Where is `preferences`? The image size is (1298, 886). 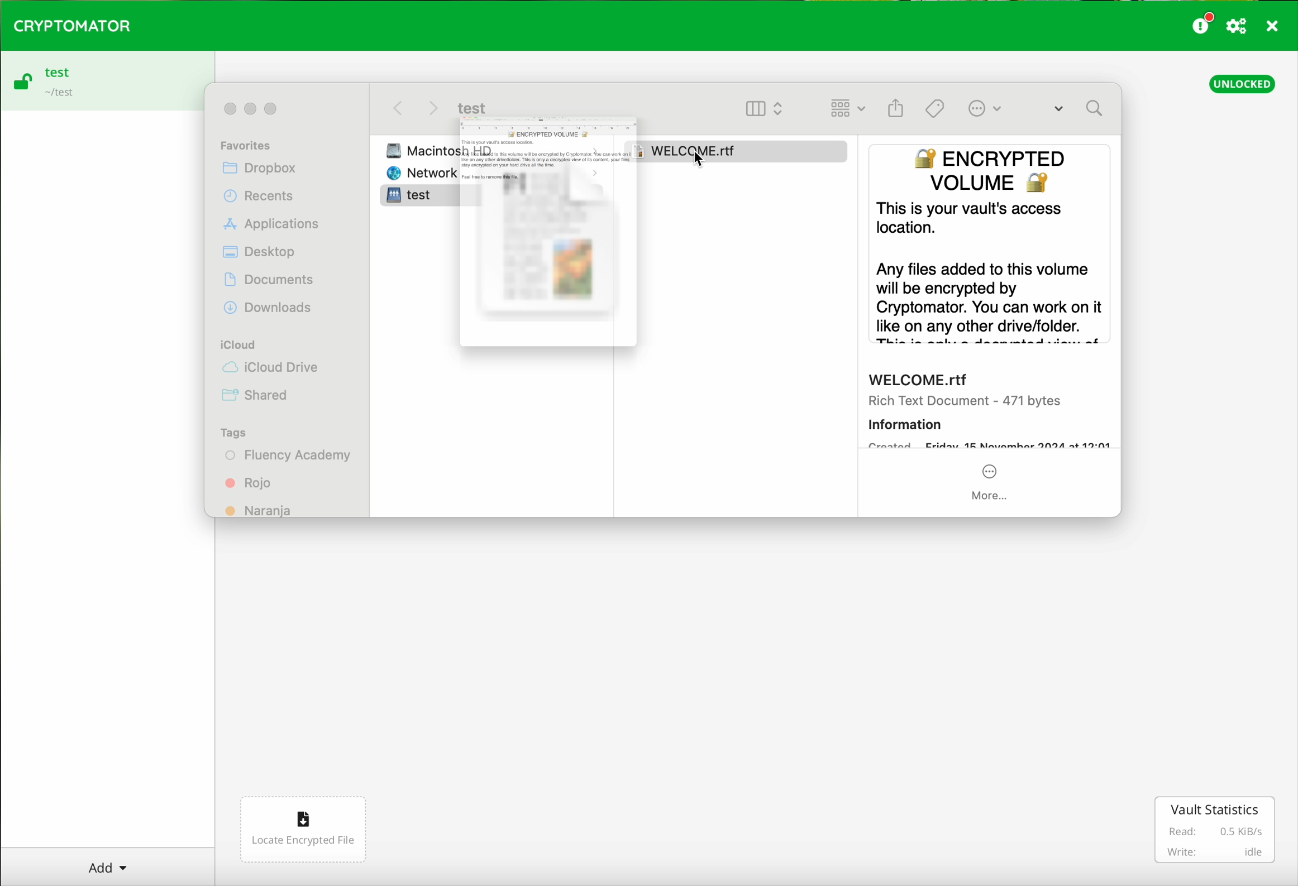
preferences is located at coordinates (1238, 27).